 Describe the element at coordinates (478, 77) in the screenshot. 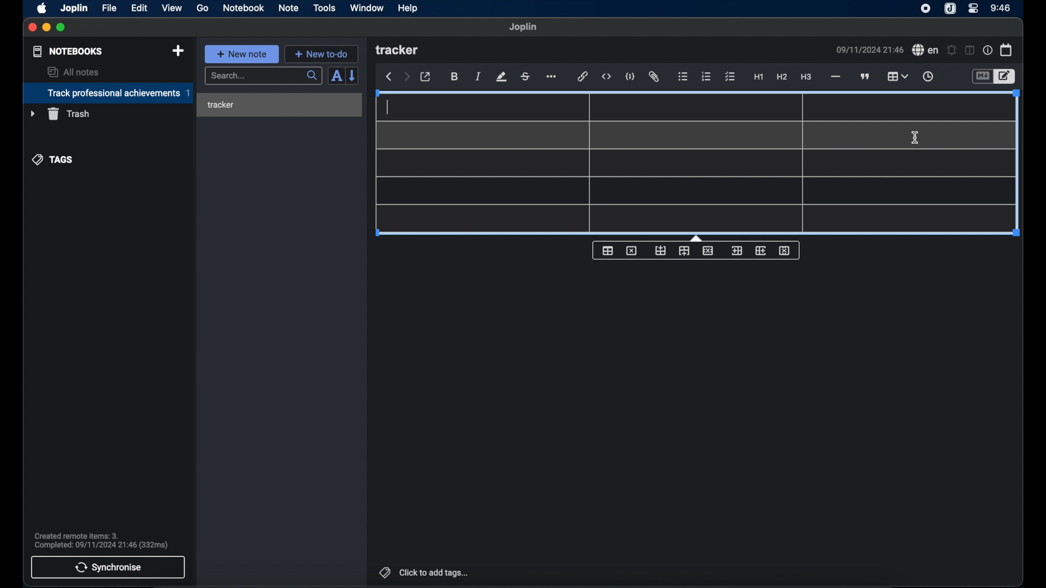

I see `italic` at that location.